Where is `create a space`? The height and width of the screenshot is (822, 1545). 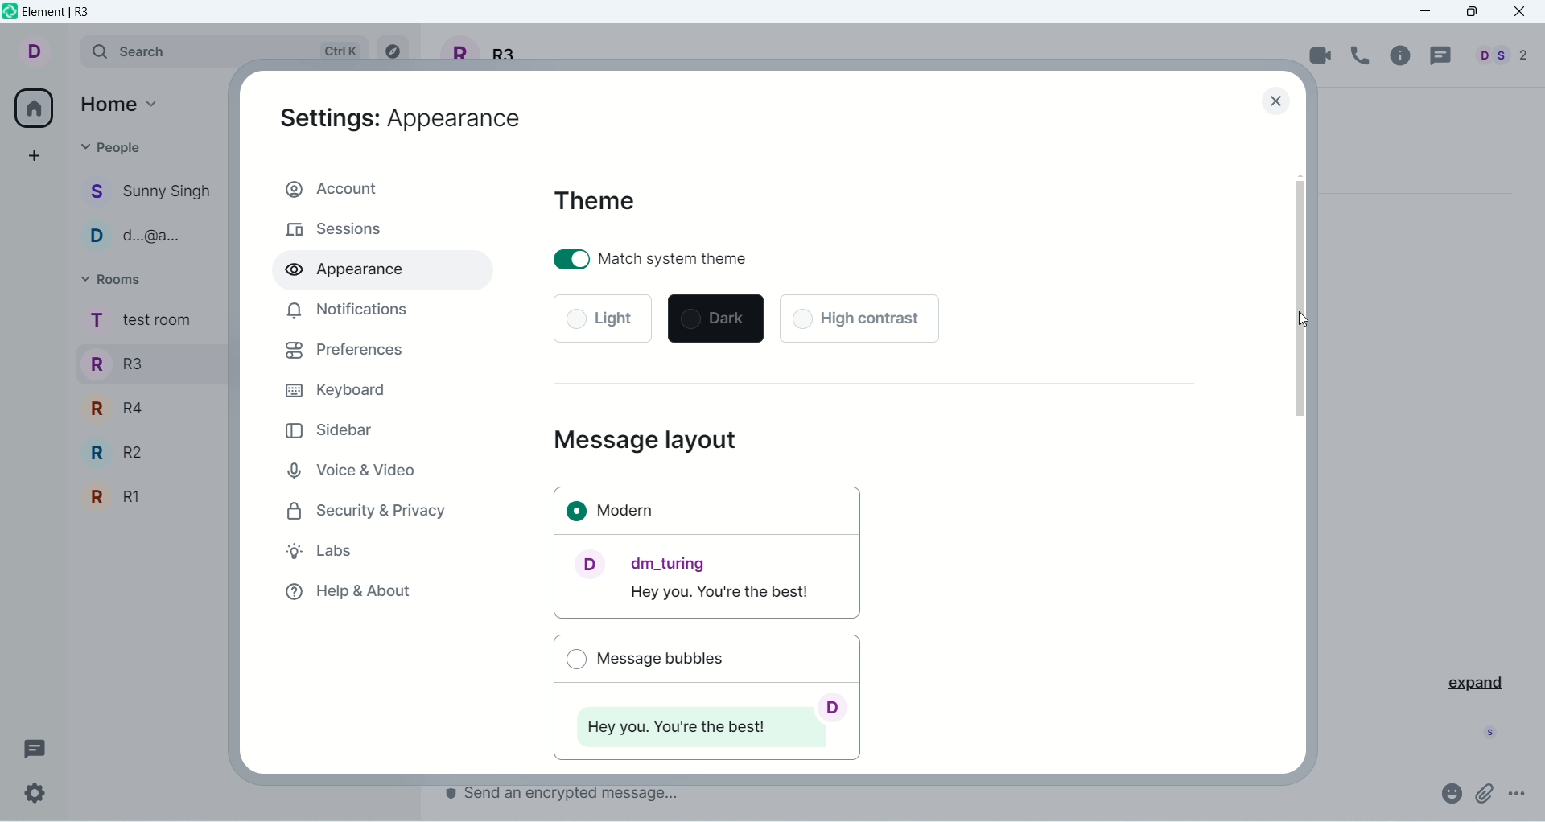
create a space is located at coordinates (35, 155).